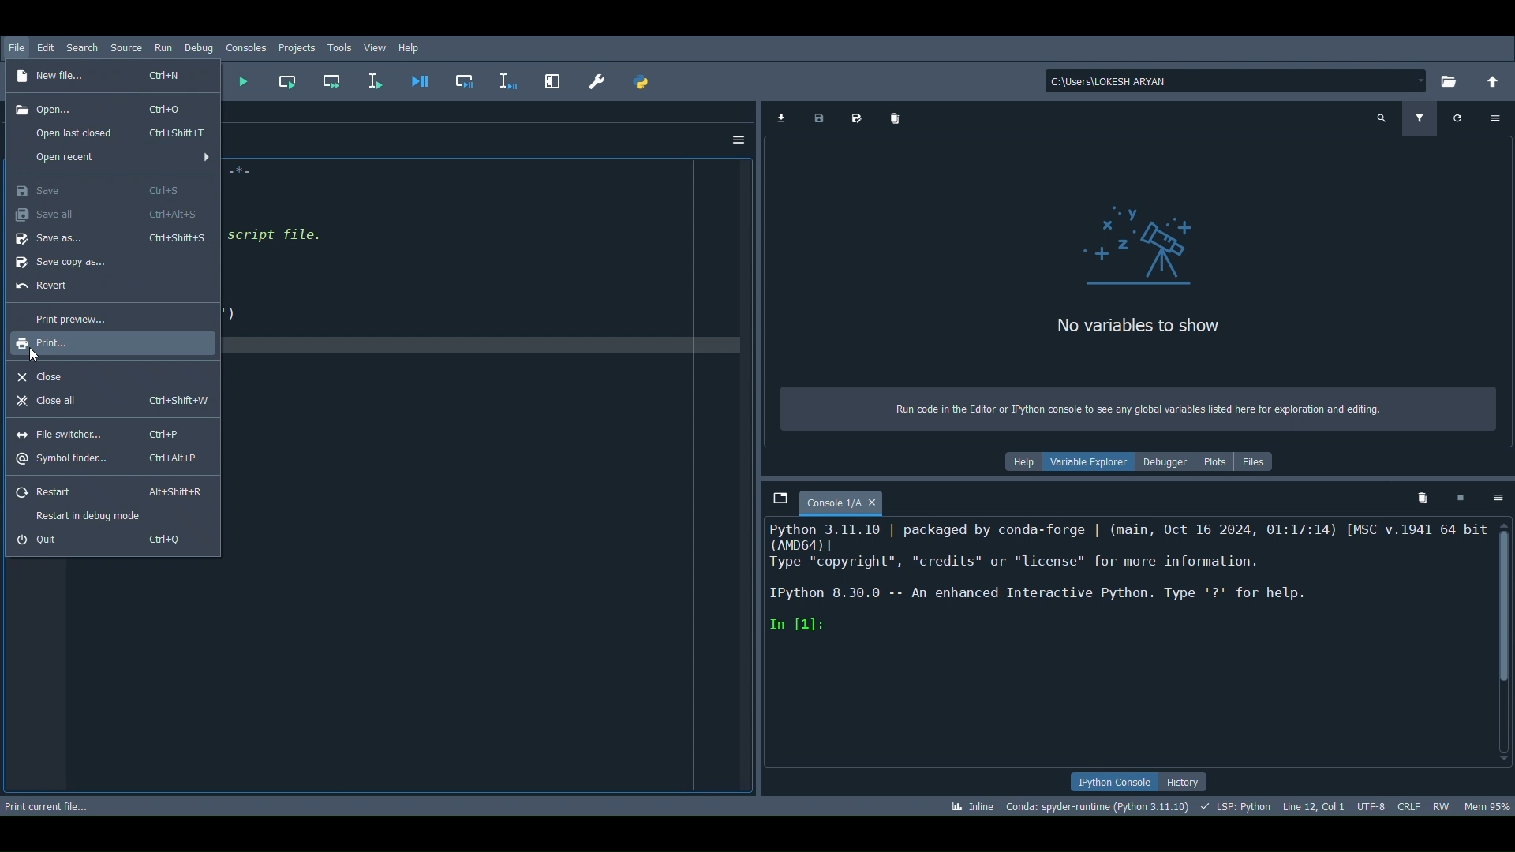 The image size is (1515, 852). What do you see at coordinates (1382, 118) in the screenshot?
I see `Search variable names and types (Ctrl + F)` at bounding box center [1382, 118].